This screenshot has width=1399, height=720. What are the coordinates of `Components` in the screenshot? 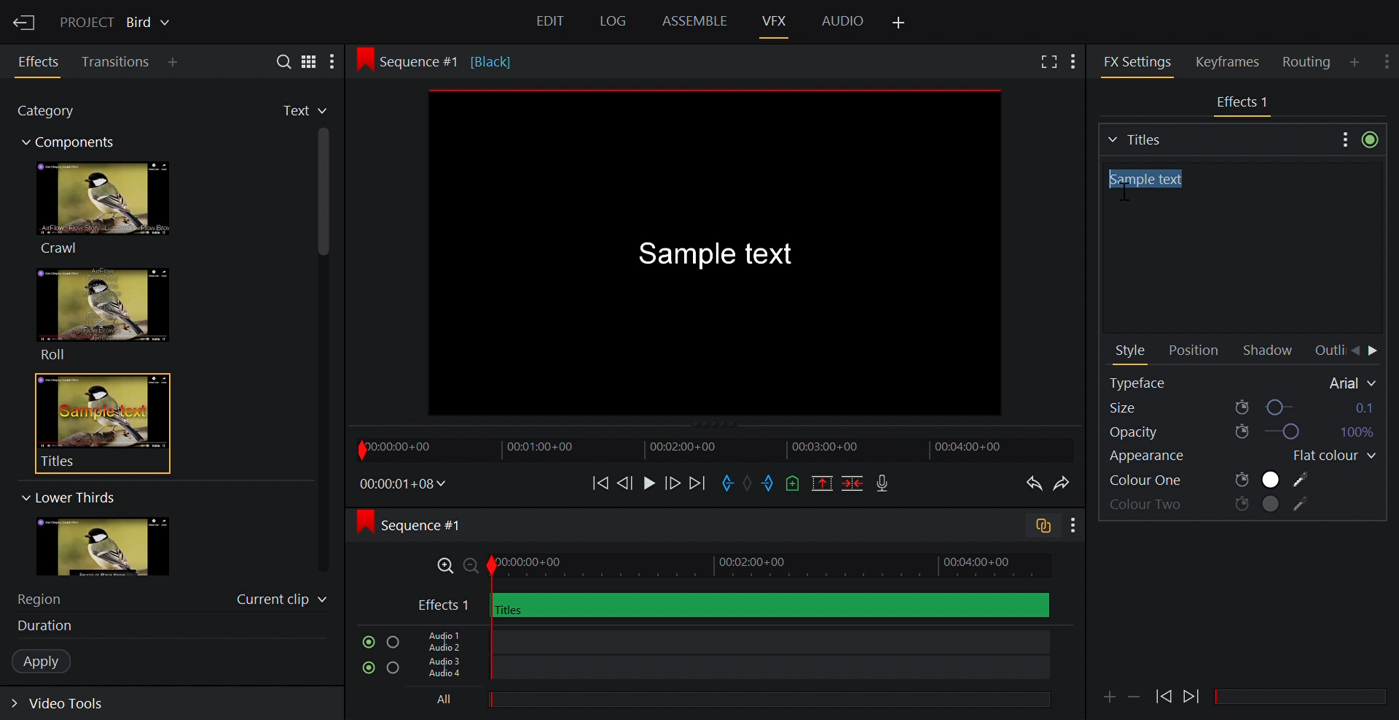 It's located at (75, 144).